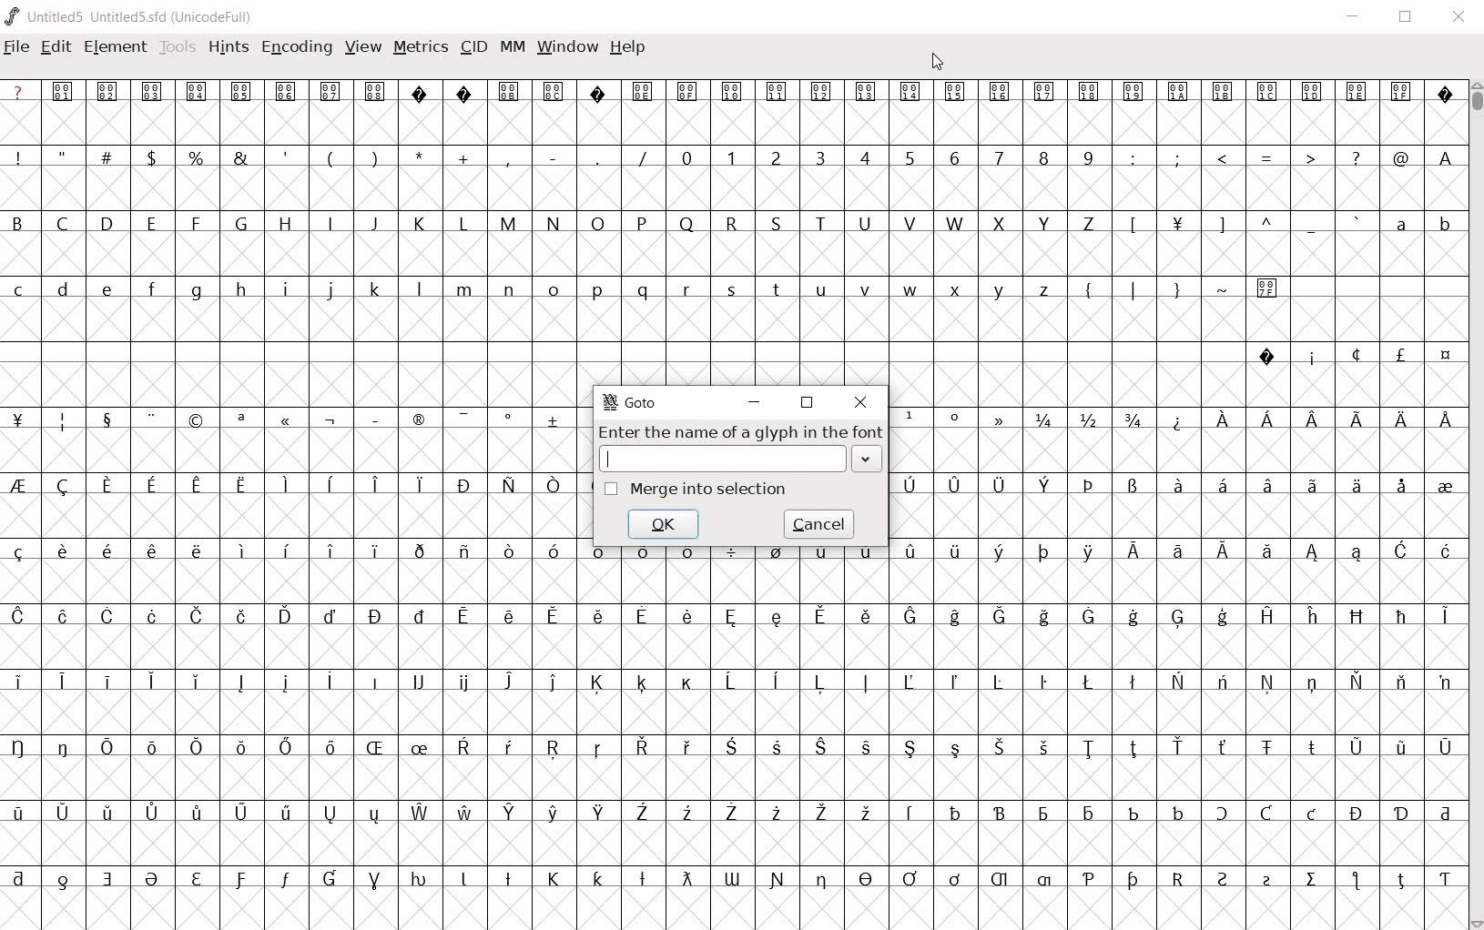 Image resolution: width=1484 pixels, height=930 pixels. I want to click on Symbol, so click(464, 91).